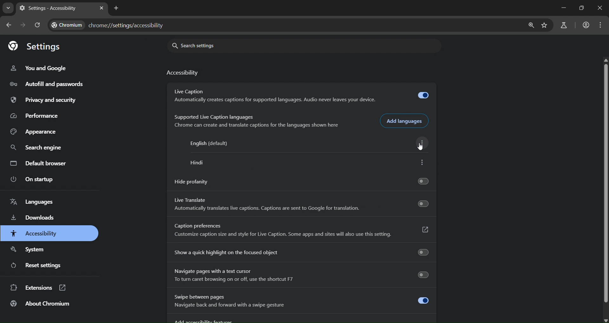 This screenshot has height=323, width=609. Describe the element at coordinates (53, 8) in the screenshot. I see `settings - accessibility` at that location.